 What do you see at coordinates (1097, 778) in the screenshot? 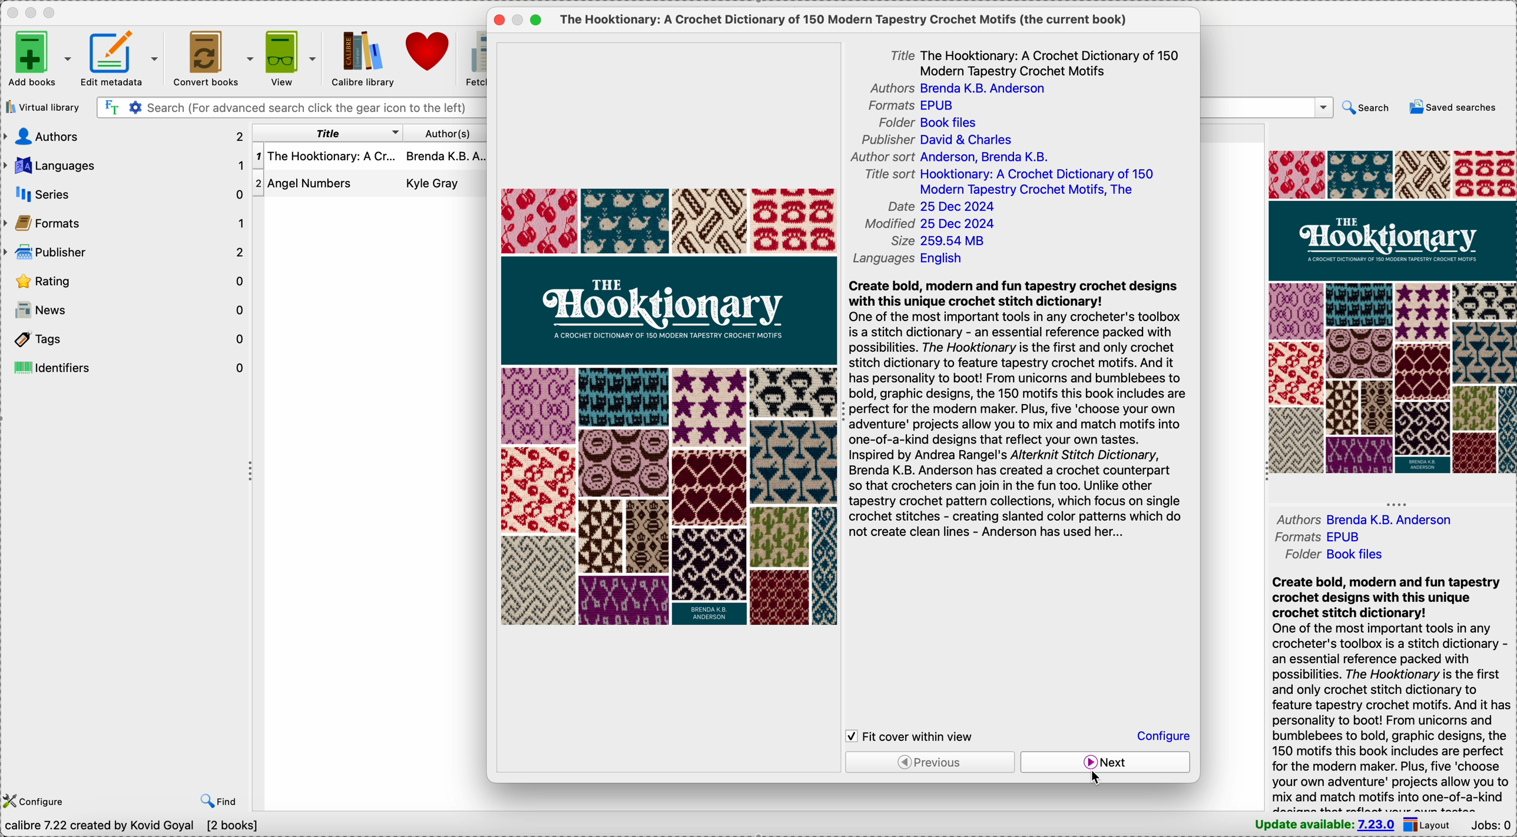
I see `cursor` at bounding box center [1097, 778].